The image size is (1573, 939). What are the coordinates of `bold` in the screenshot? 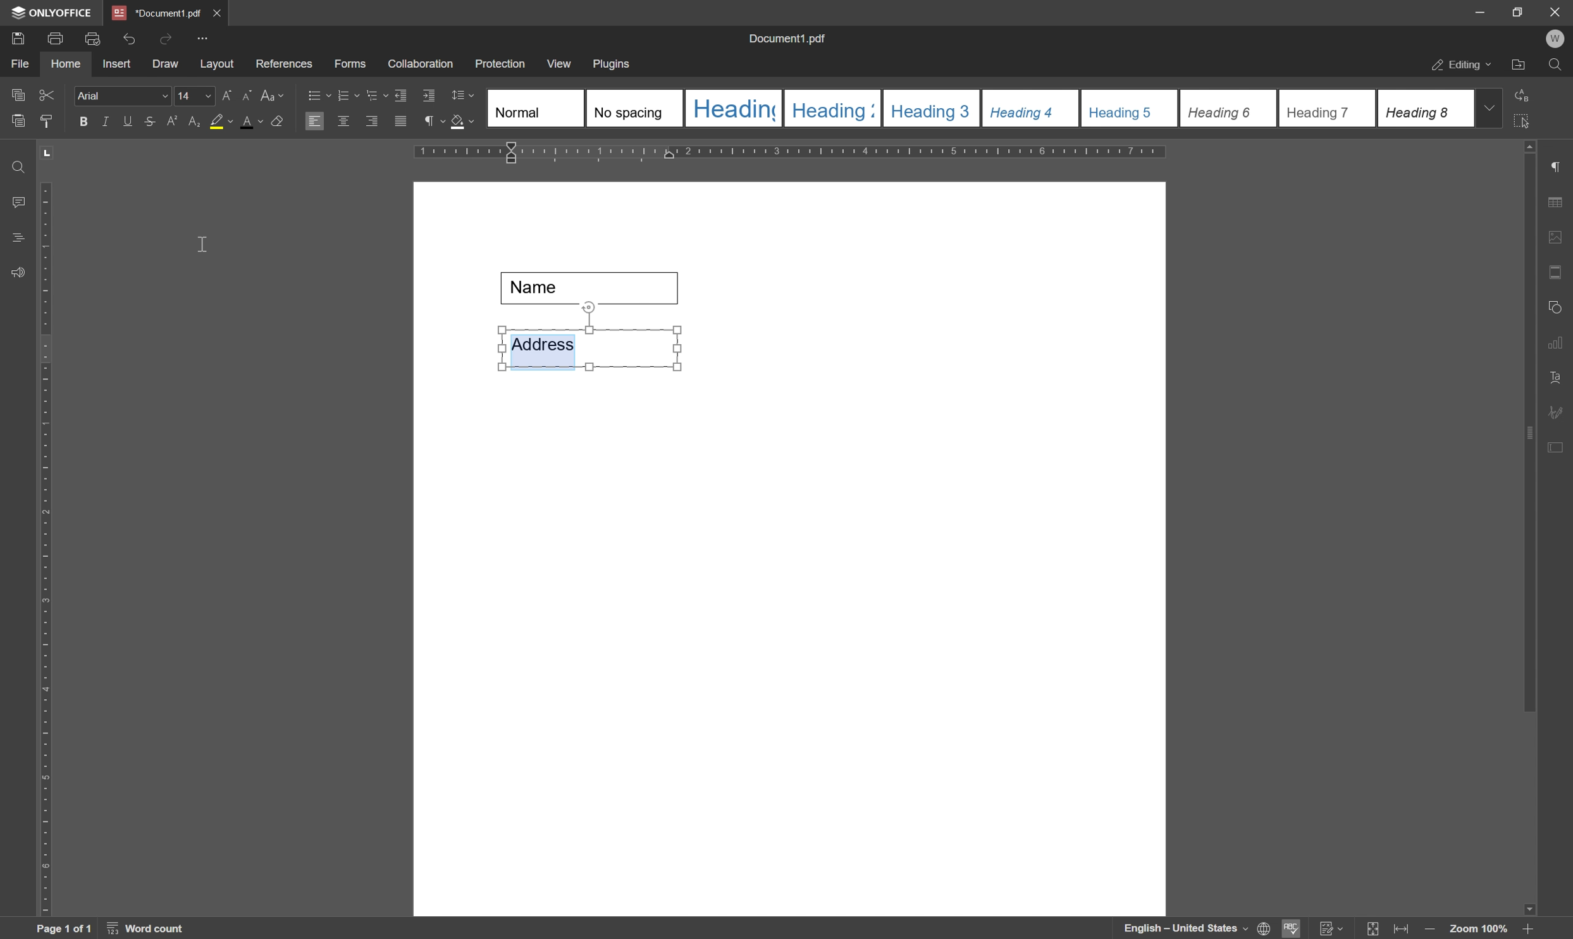 It's located at (80, 122).